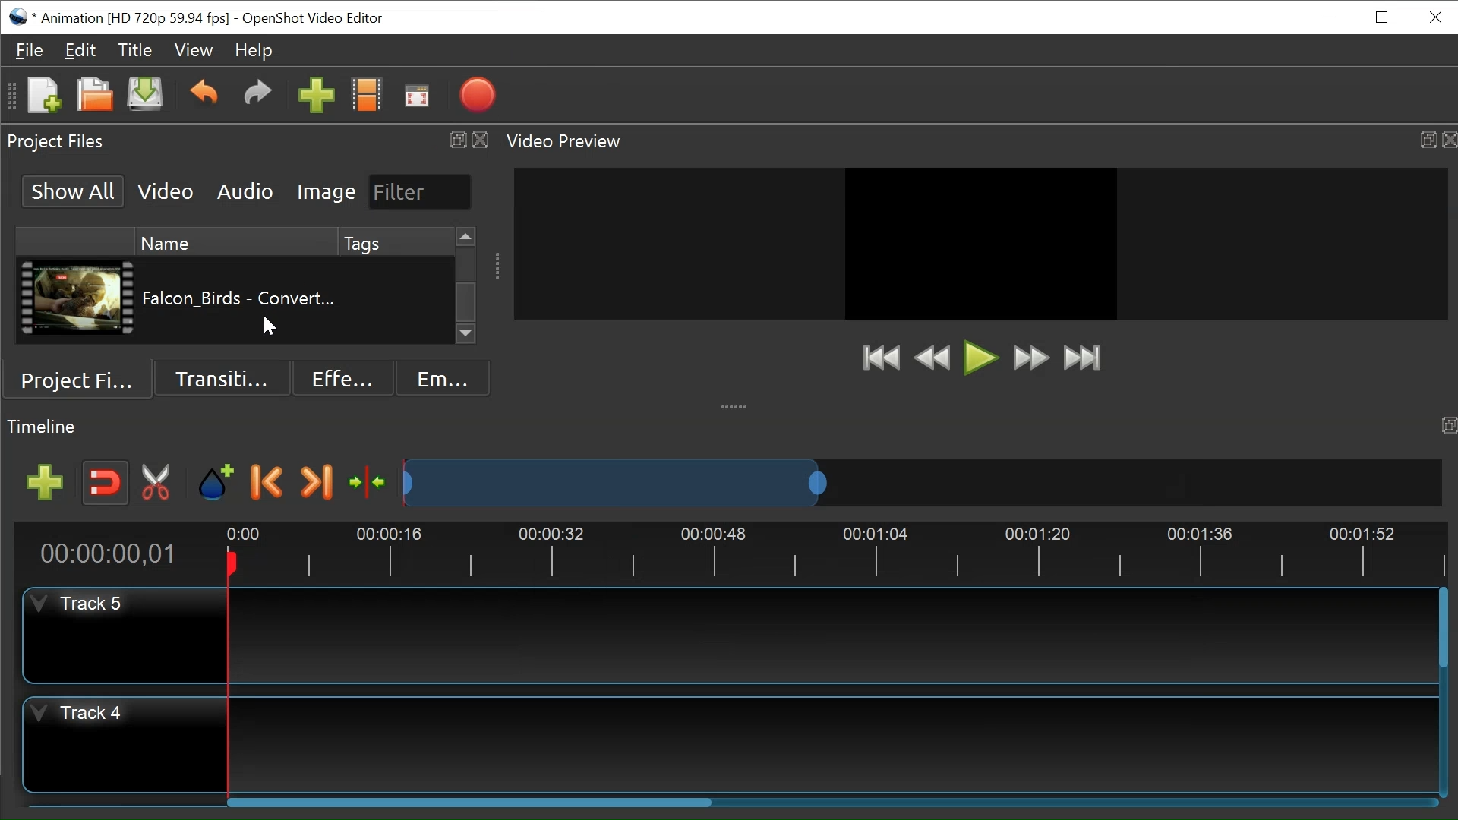 Image resolution: width=1458 pixels, height=820 pixels. Describe the element at coordinates (160, 483) in the screenshot. I see `Razor` at that location.